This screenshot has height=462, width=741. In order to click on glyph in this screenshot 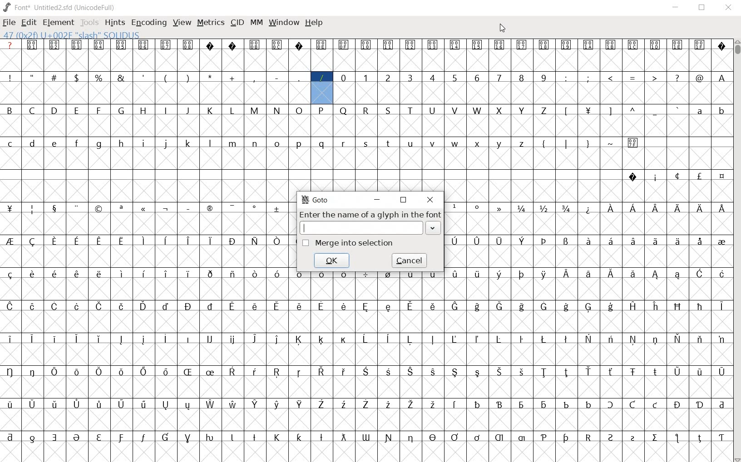, I will do `click(544, 208)`.